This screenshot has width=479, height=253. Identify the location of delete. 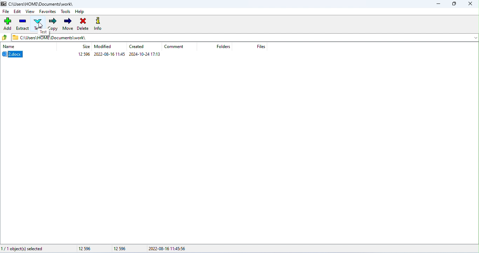
(83, 24).